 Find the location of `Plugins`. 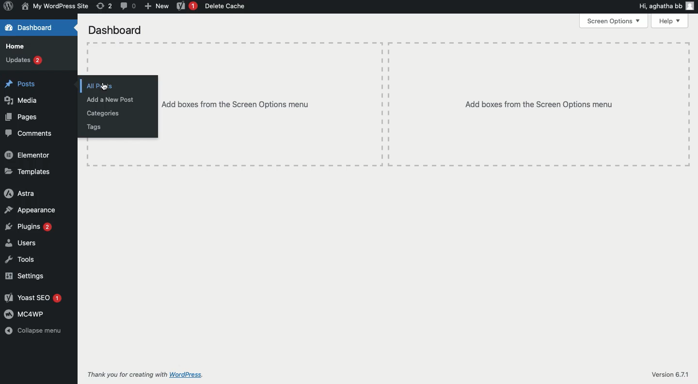

Plugins is located at coordinates (28, 227).